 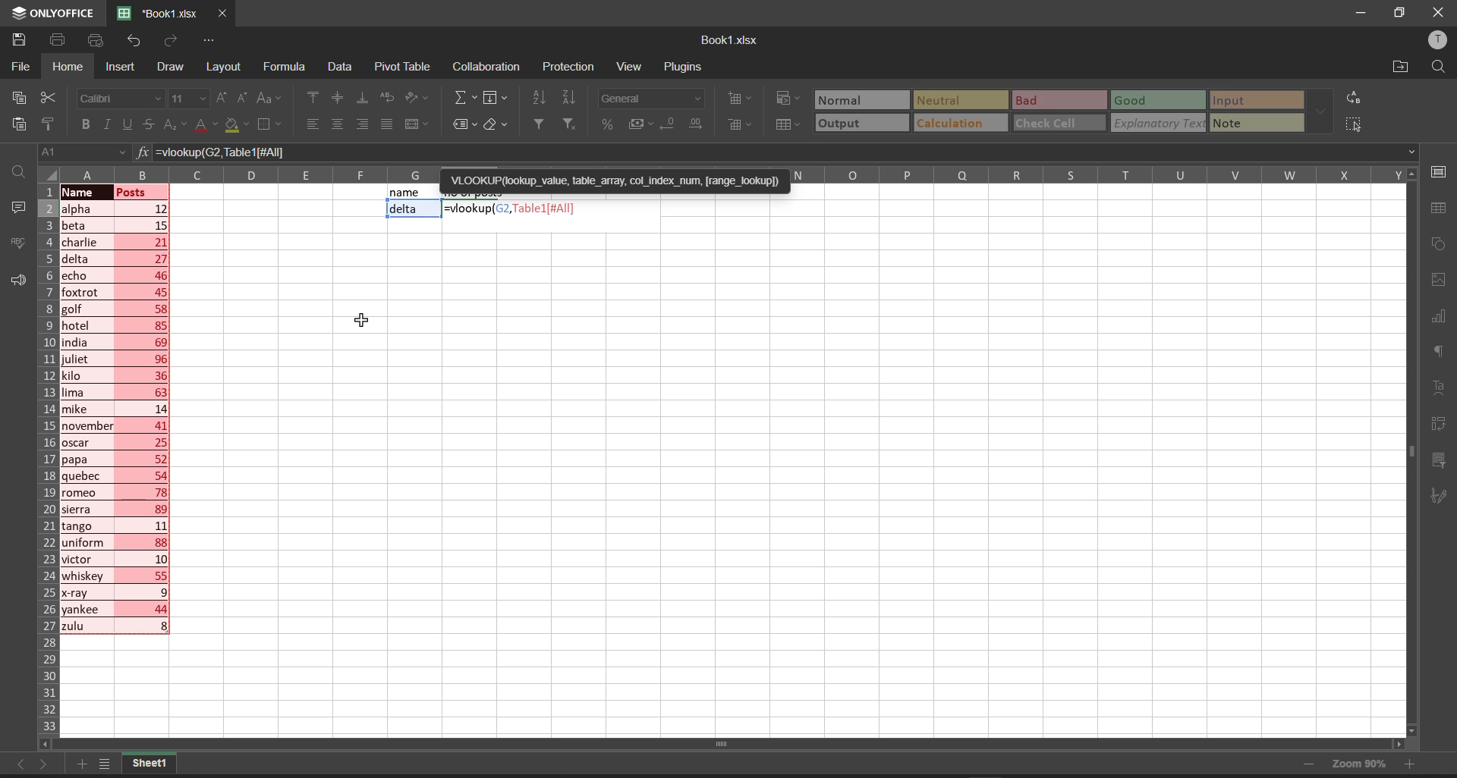 What do you see at coordinates (209, 39) in the screenshot?
I see `customize quick access tool bar` at bounding box center [209, 39].